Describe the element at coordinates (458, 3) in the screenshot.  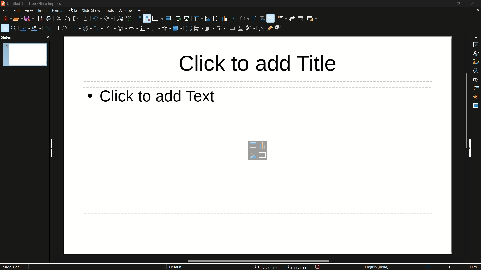
I see `maximize` at that location.